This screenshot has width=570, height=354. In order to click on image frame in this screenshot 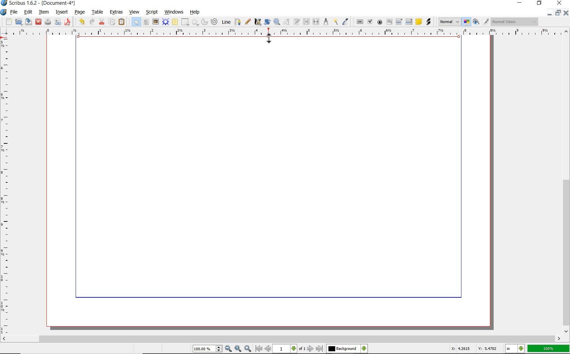, I will do `click(156, 22)`.